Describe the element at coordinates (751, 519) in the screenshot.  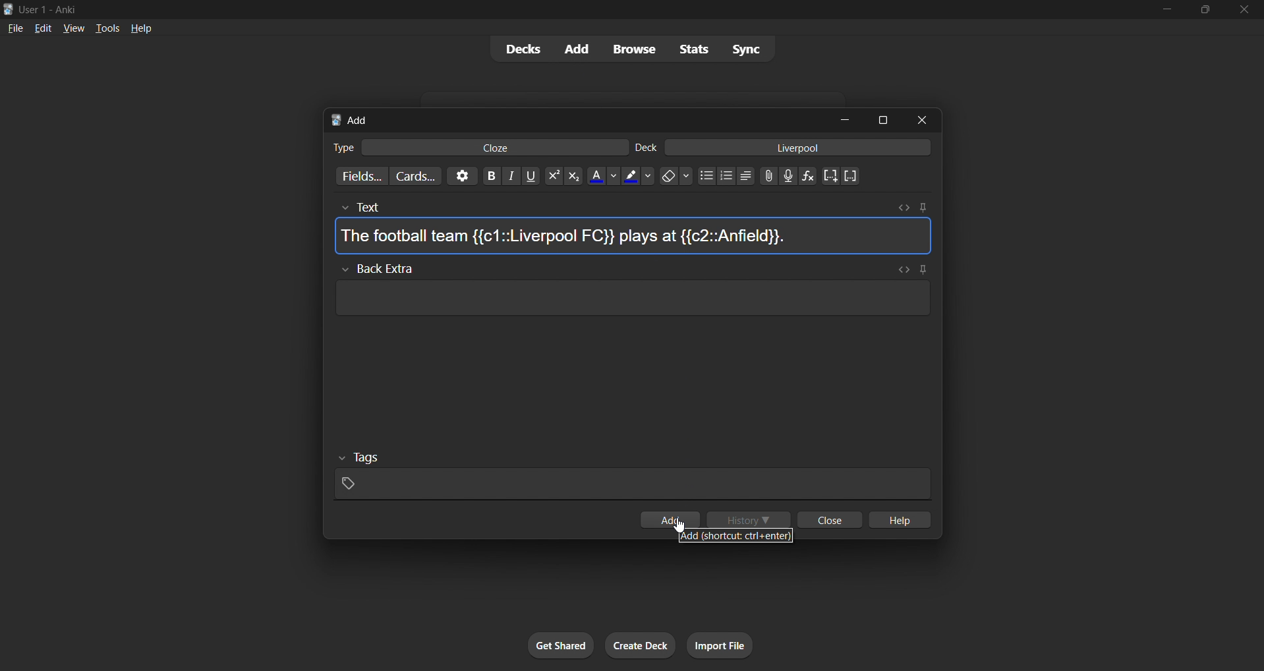
I see `history` at that location.